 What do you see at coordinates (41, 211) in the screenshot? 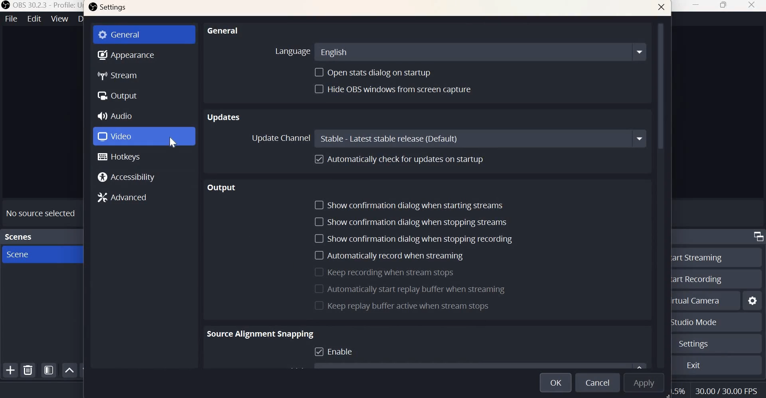
I see `No source selected` at bounding box center [41, 211].